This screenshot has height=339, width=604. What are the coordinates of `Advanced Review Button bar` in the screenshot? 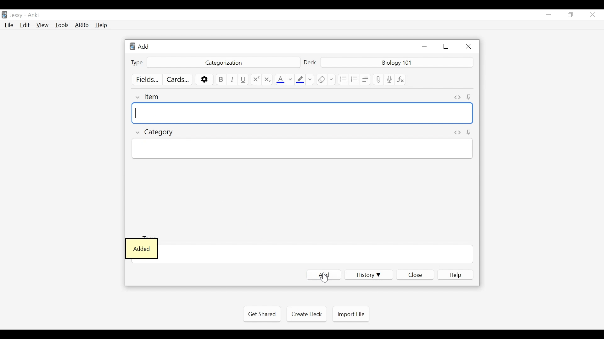 It's located at (82, 25).